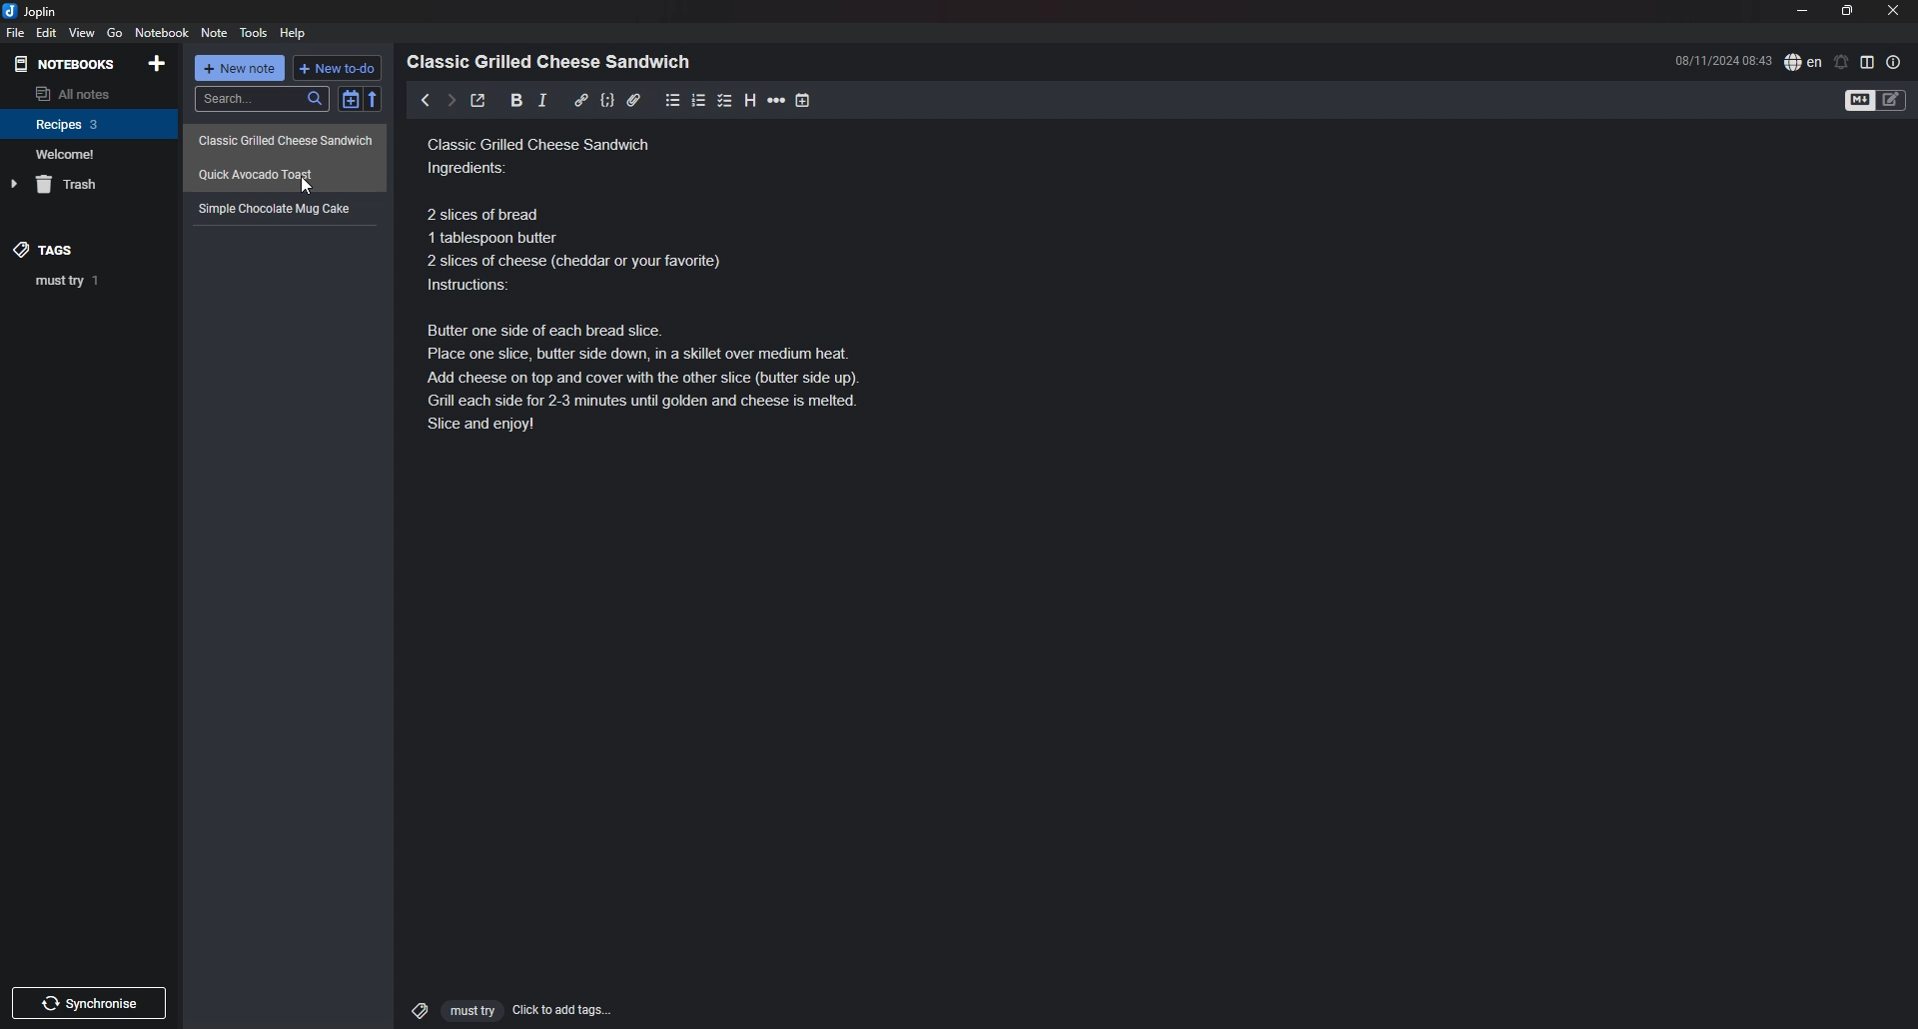  I want to click on bullet list, so click(673, 100).